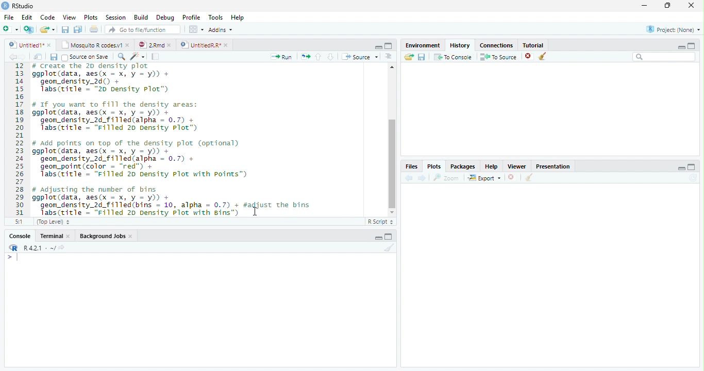 The width and height of the screenshot is (704, 371). I want to click on clear, so click(543, 57).